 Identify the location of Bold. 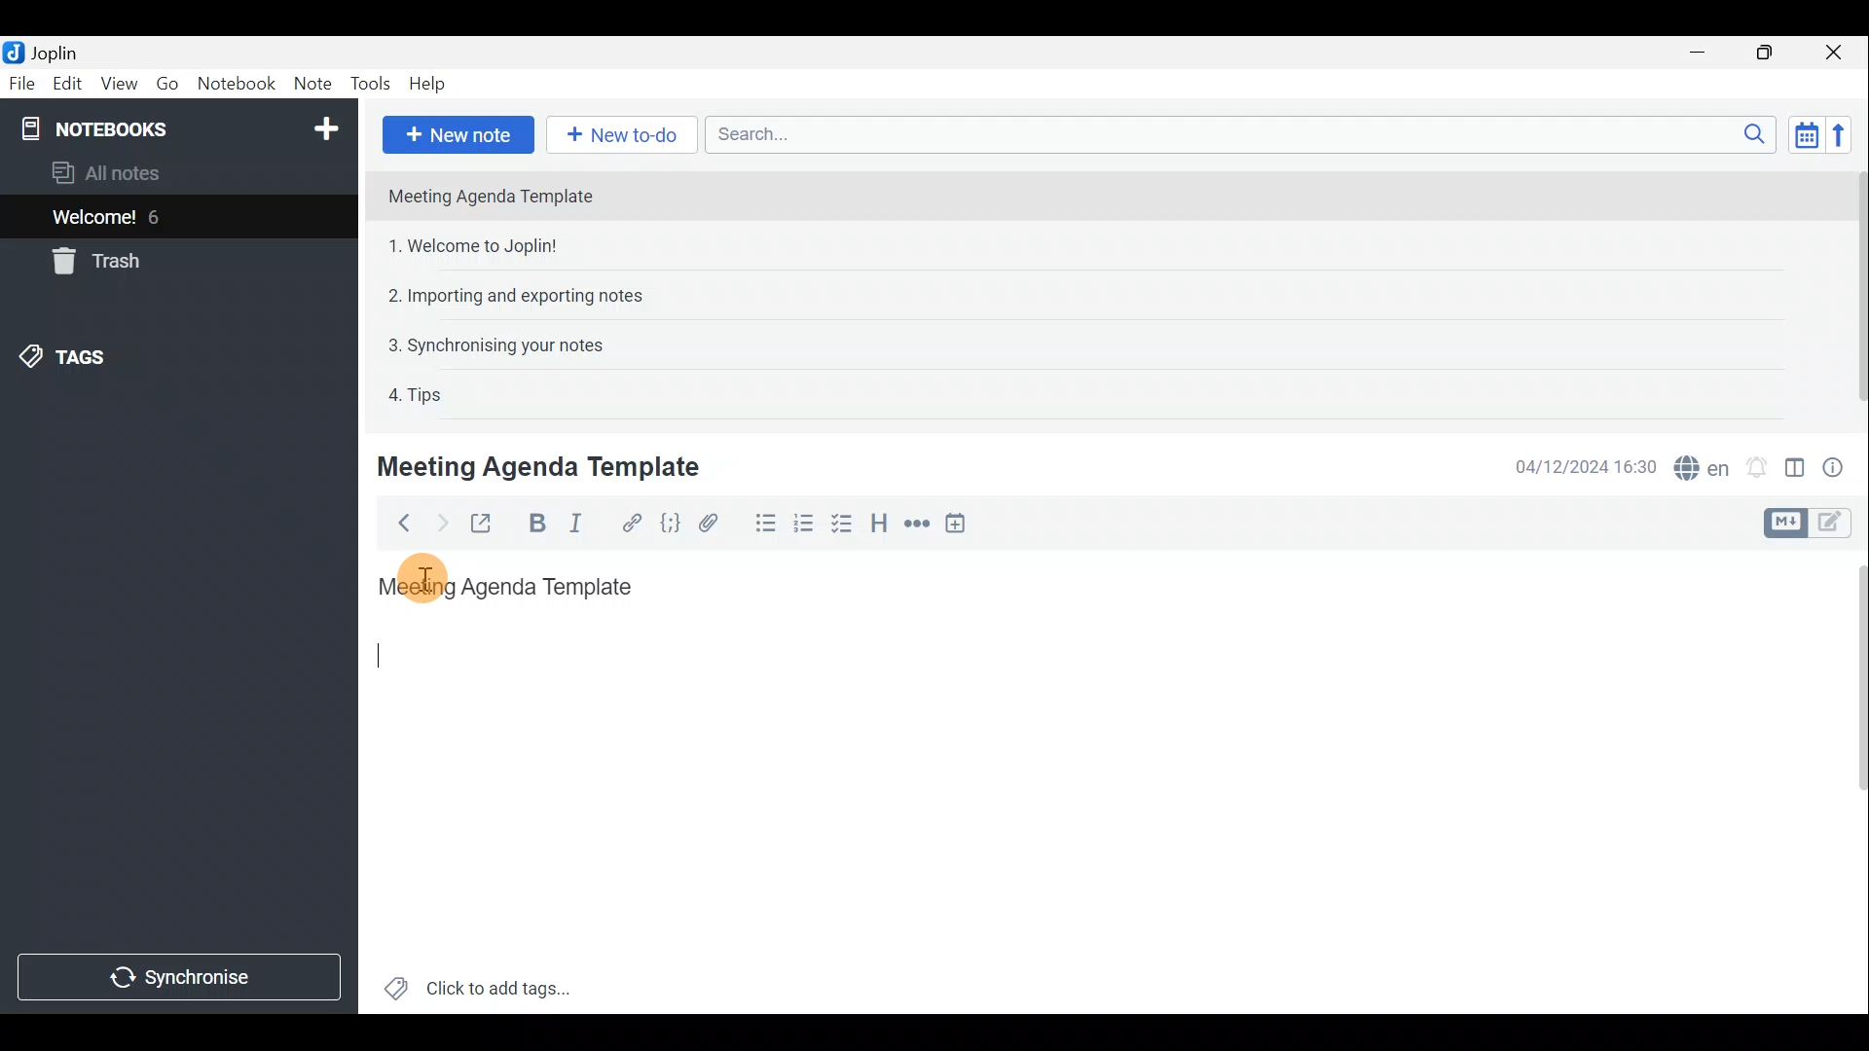
(535, 525).